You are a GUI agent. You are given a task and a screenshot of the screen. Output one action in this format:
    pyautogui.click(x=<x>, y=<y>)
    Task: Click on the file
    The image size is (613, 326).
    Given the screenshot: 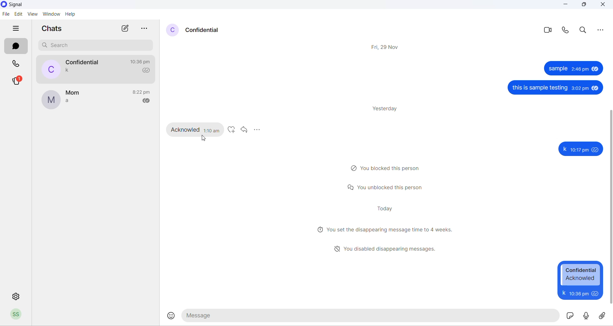 What is the action you would take?
    pyautogui.click(x=7, y=14)
    